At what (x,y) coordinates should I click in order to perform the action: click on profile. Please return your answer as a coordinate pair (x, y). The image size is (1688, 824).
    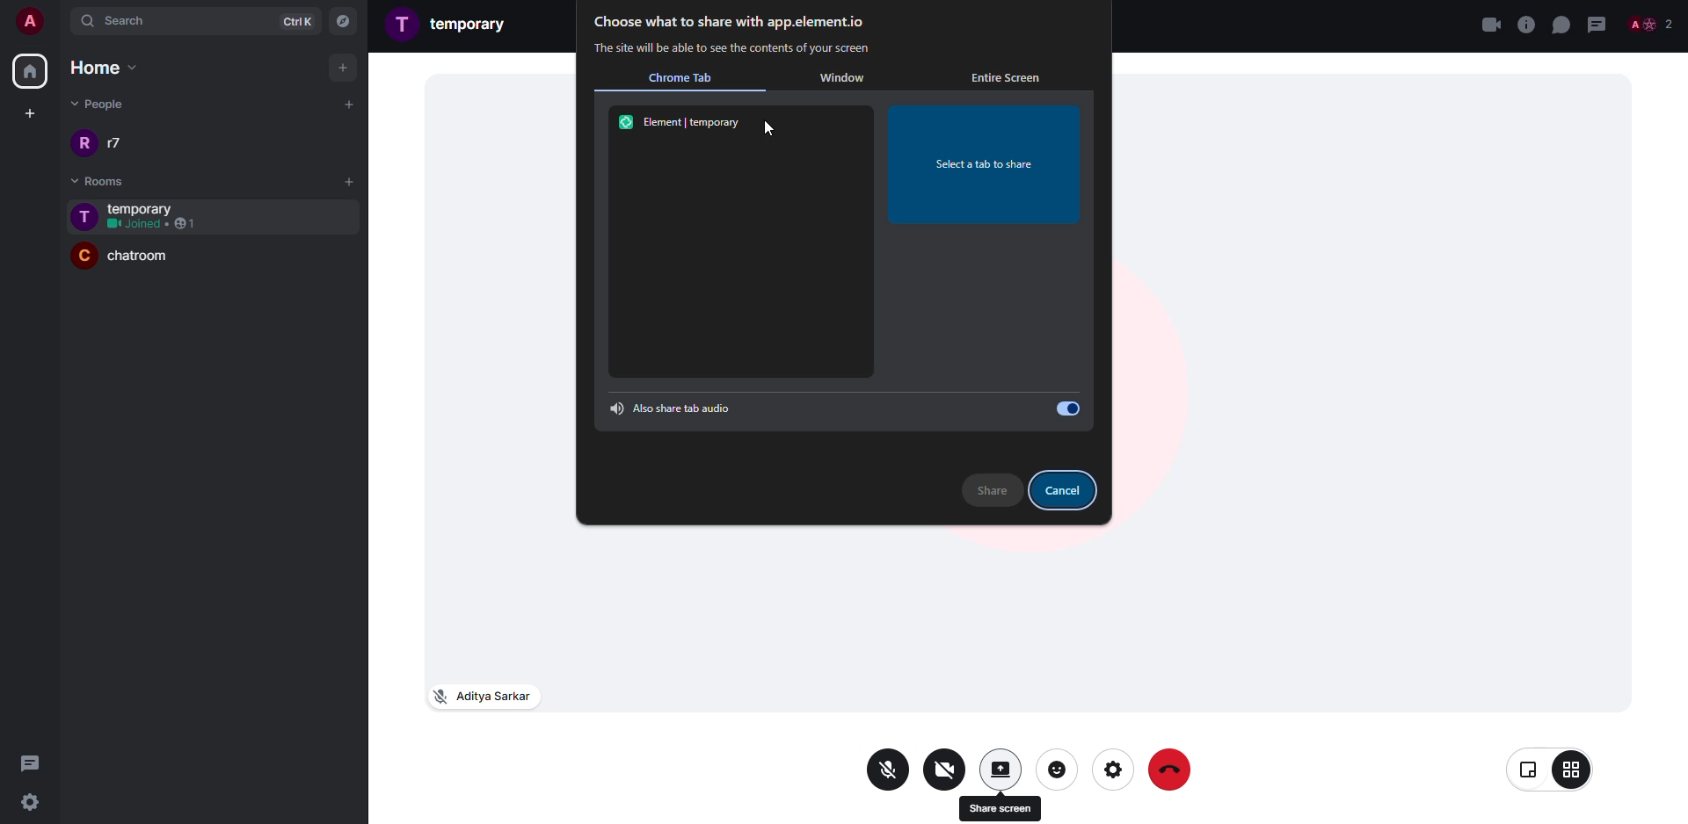
    Looking at the image, I should click on (82, 256).